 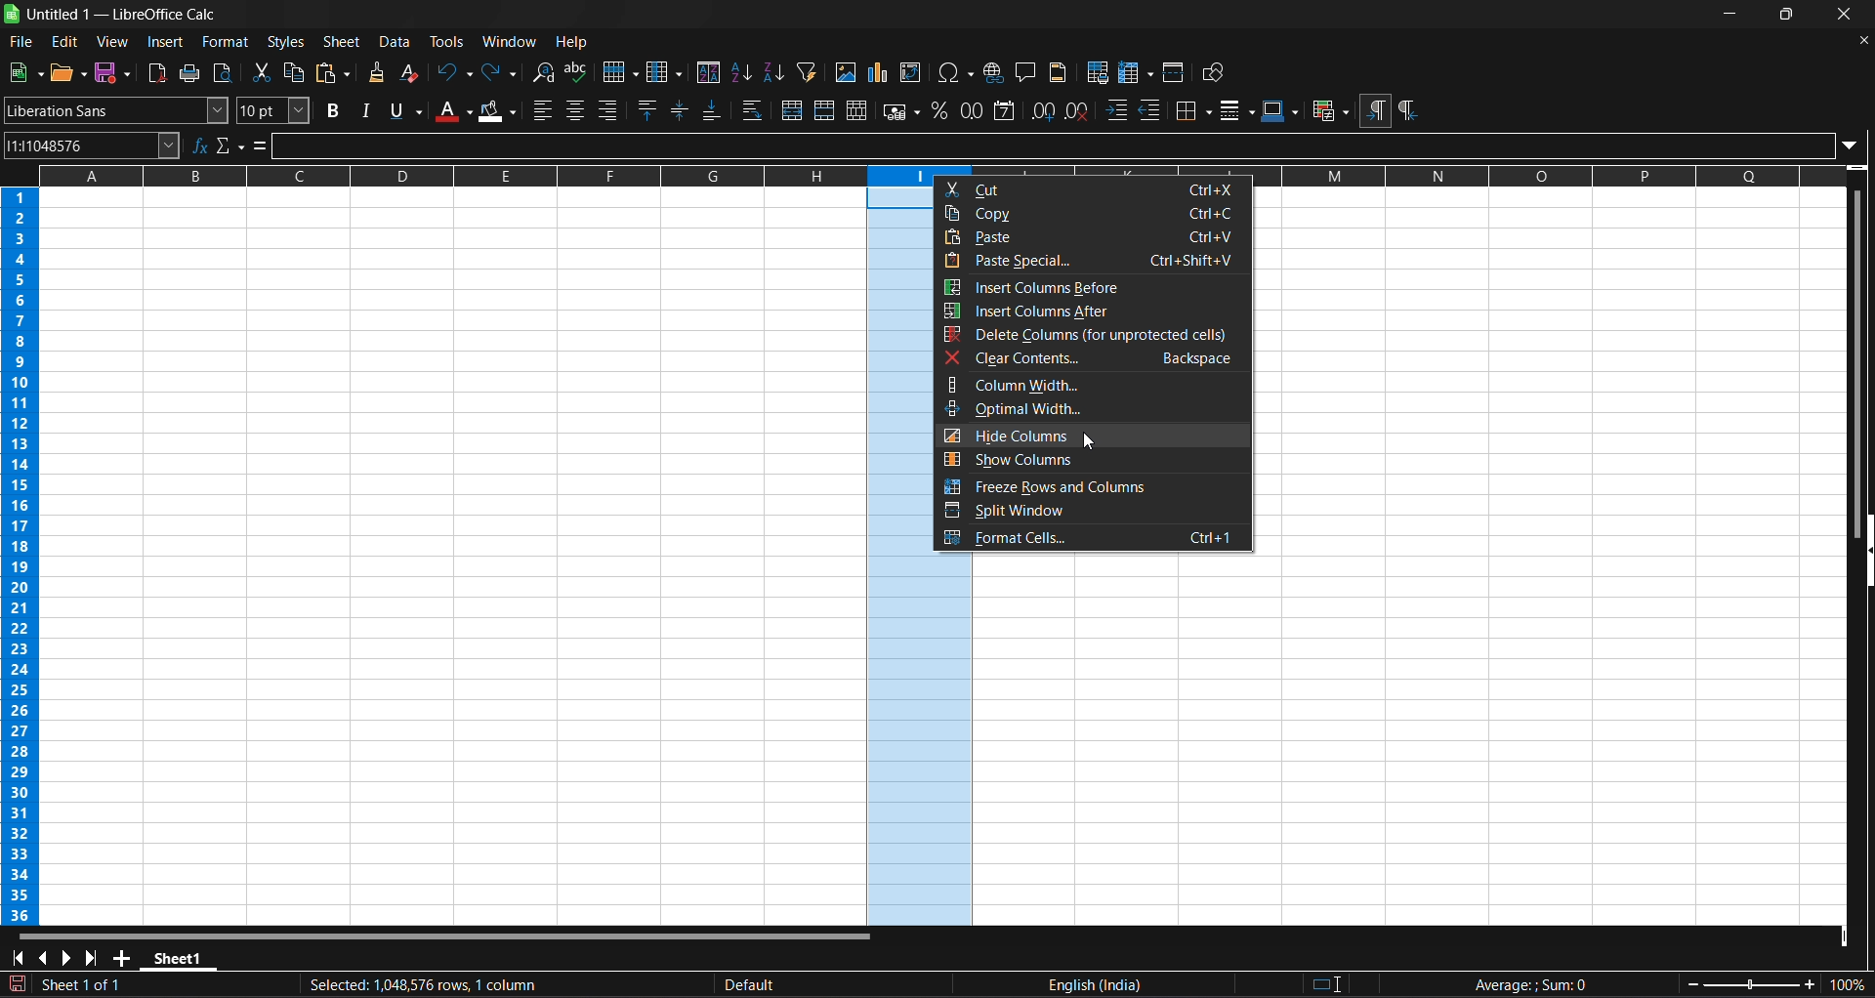 I want to click on paste, so click(x=337, y=74).